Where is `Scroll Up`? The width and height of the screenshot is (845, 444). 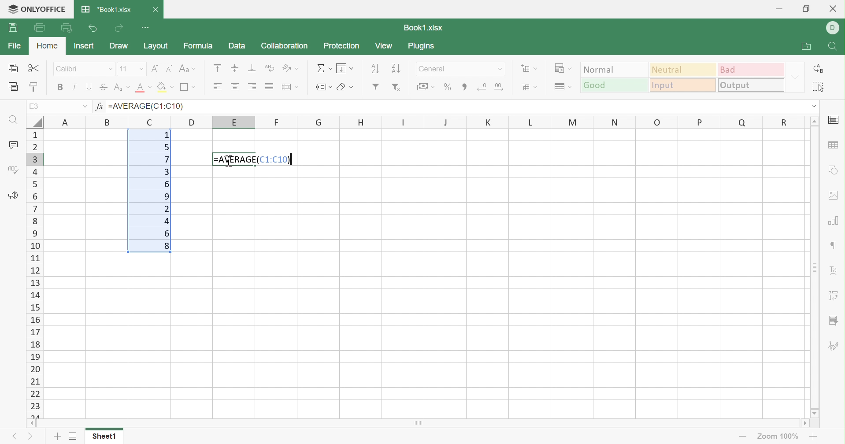
Scroll Up is located at coordinates (814, 121).